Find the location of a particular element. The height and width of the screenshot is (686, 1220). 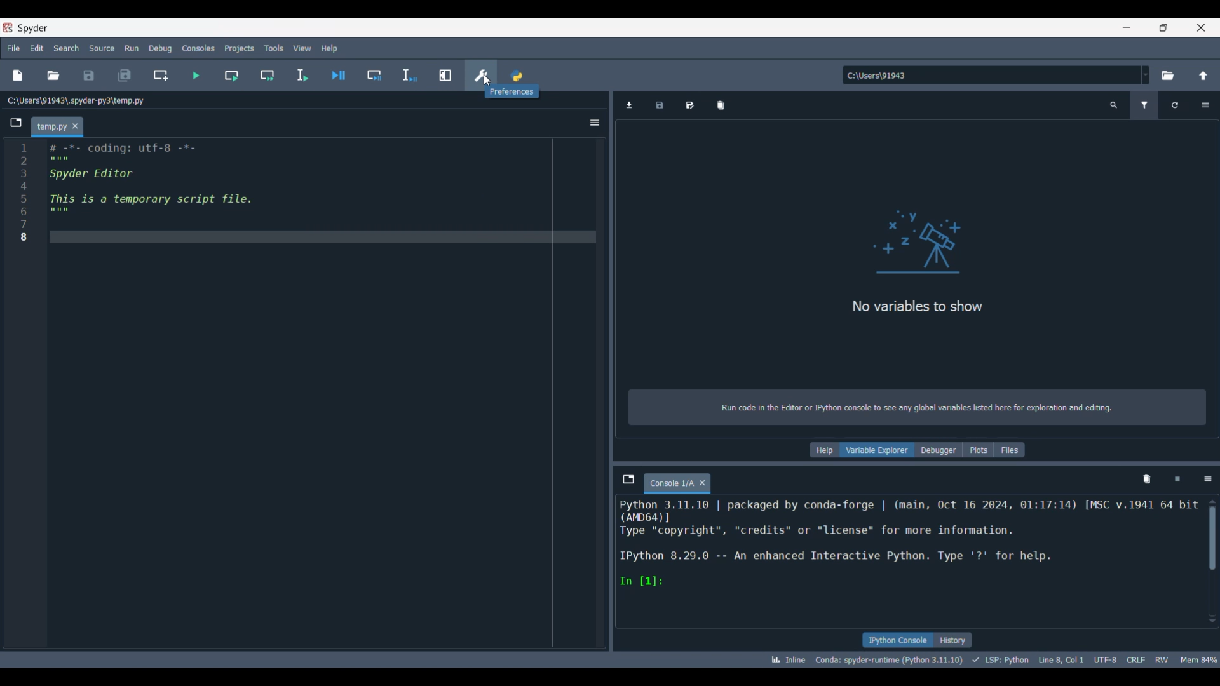

Help is located at coordinates (824, 450).